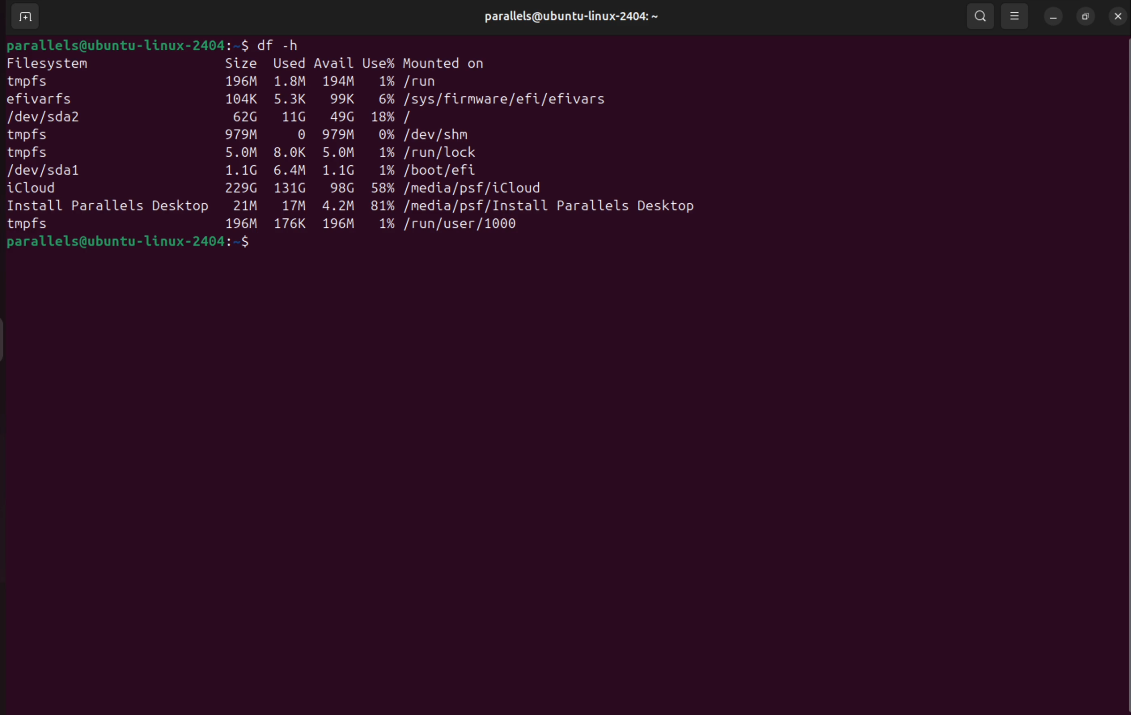 The image size is (1131, 715). I want to click on 21 M, so click(248, 207).